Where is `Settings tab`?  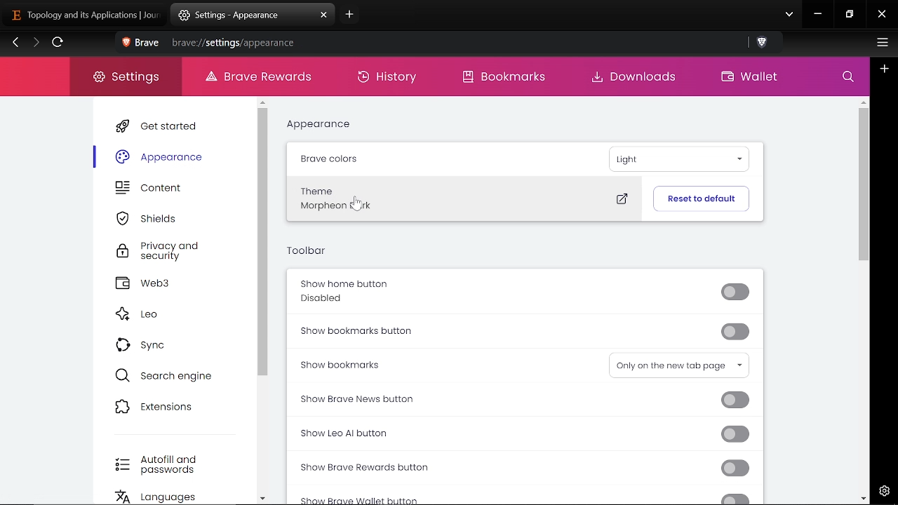
Settings tab is located at coordinates (241, 15).